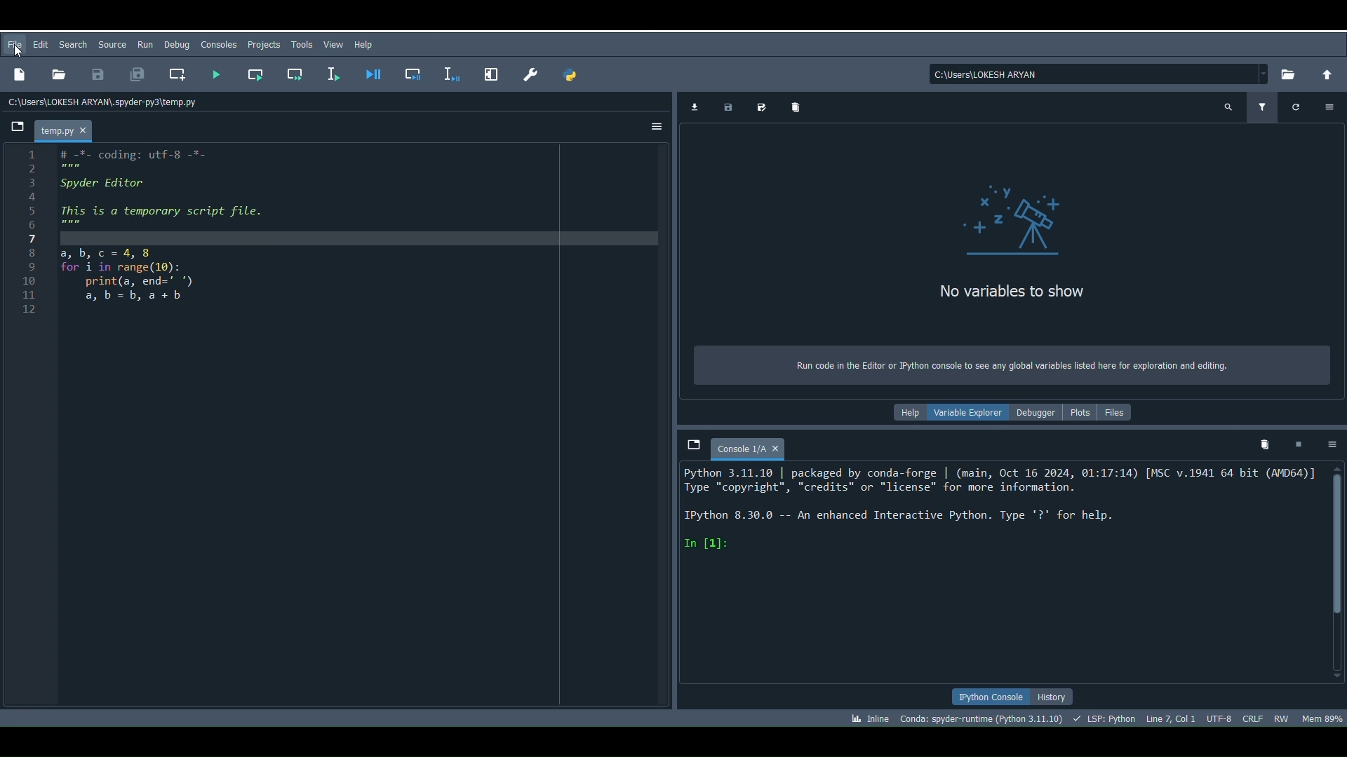 This screenshot has height=757, width=1347. What do you see at coordinates (300, 46) in the screenshot?
I see `Tools` at bounding box center [300, 46].